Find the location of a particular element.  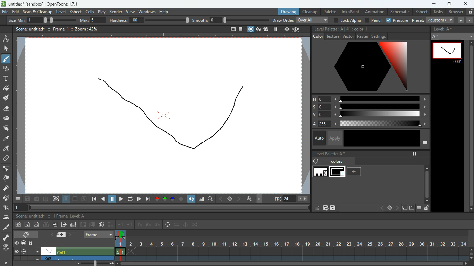

animate is located at coordinates (6, 38).